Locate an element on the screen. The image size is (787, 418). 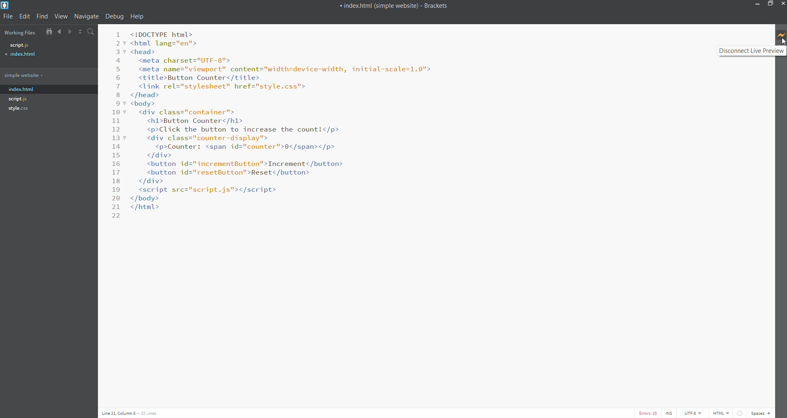
navigate is located at coordinates (86, 16).